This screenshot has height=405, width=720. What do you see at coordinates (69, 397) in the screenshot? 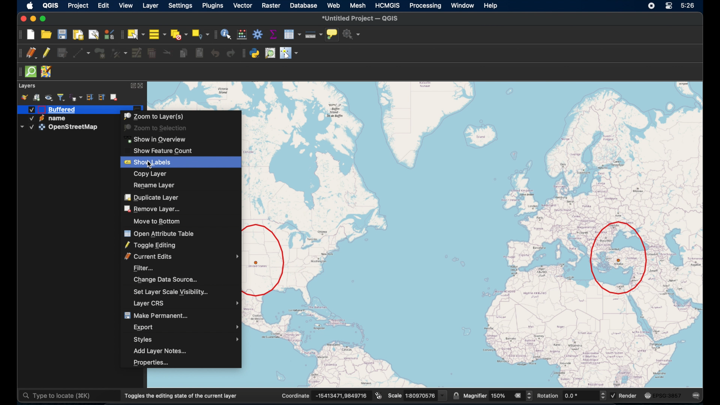
I see `type to locate` at bounding box center [69, 397].